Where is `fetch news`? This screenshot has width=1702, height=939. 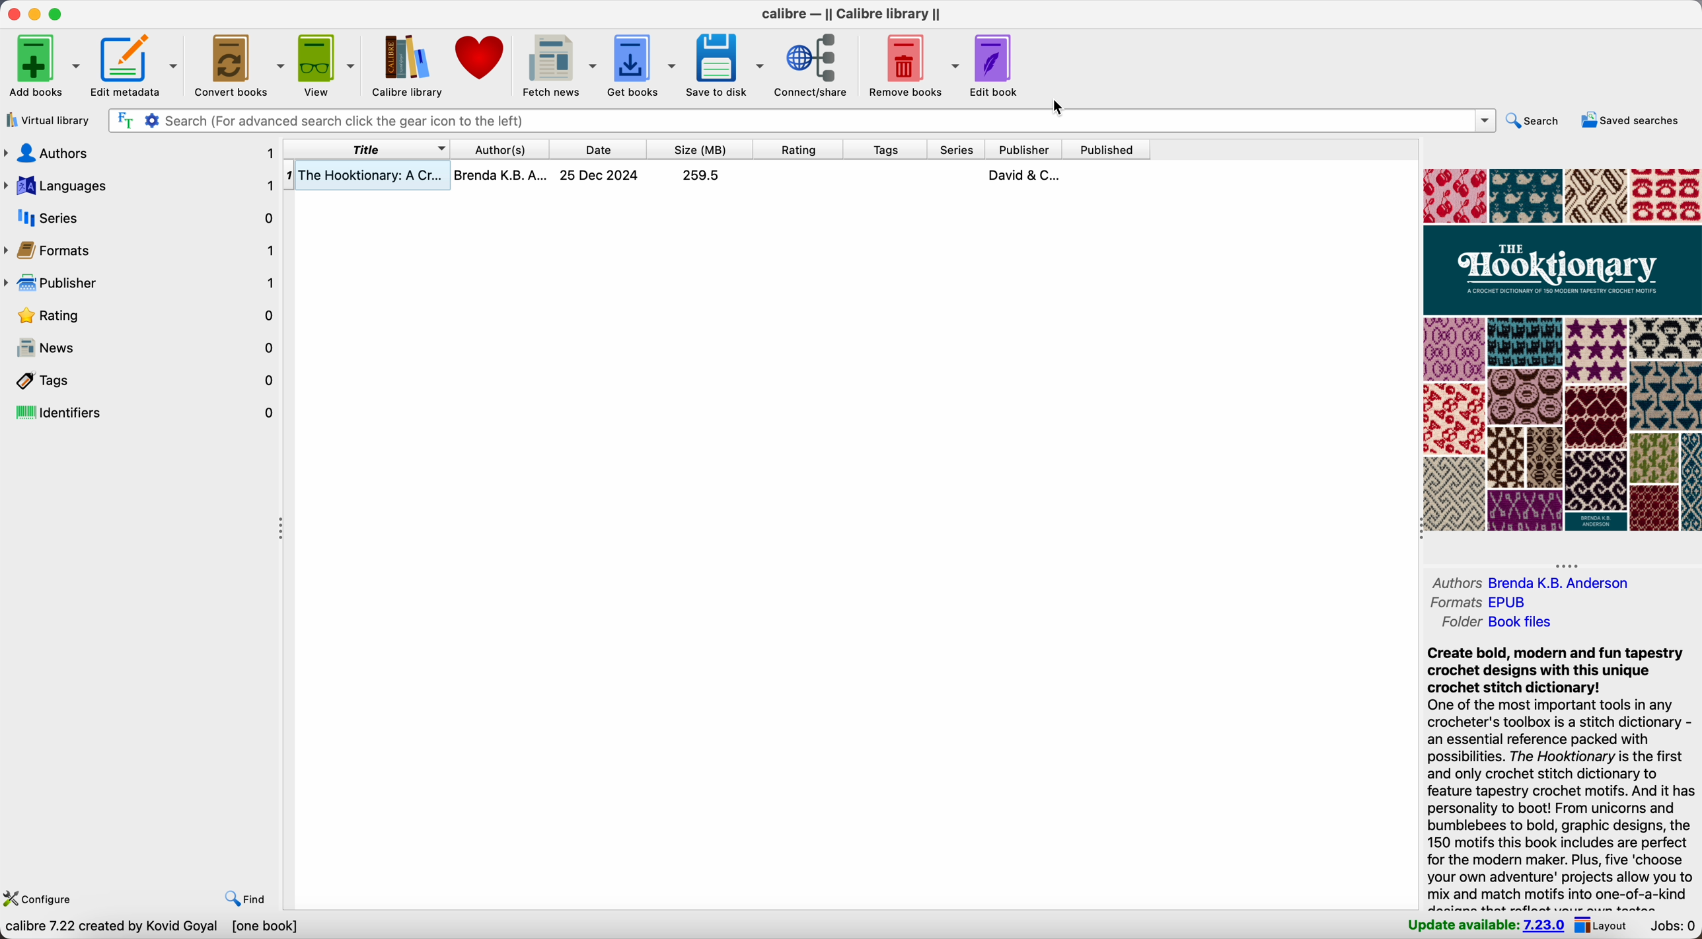
fetch news is located at coordinates (560, 63).